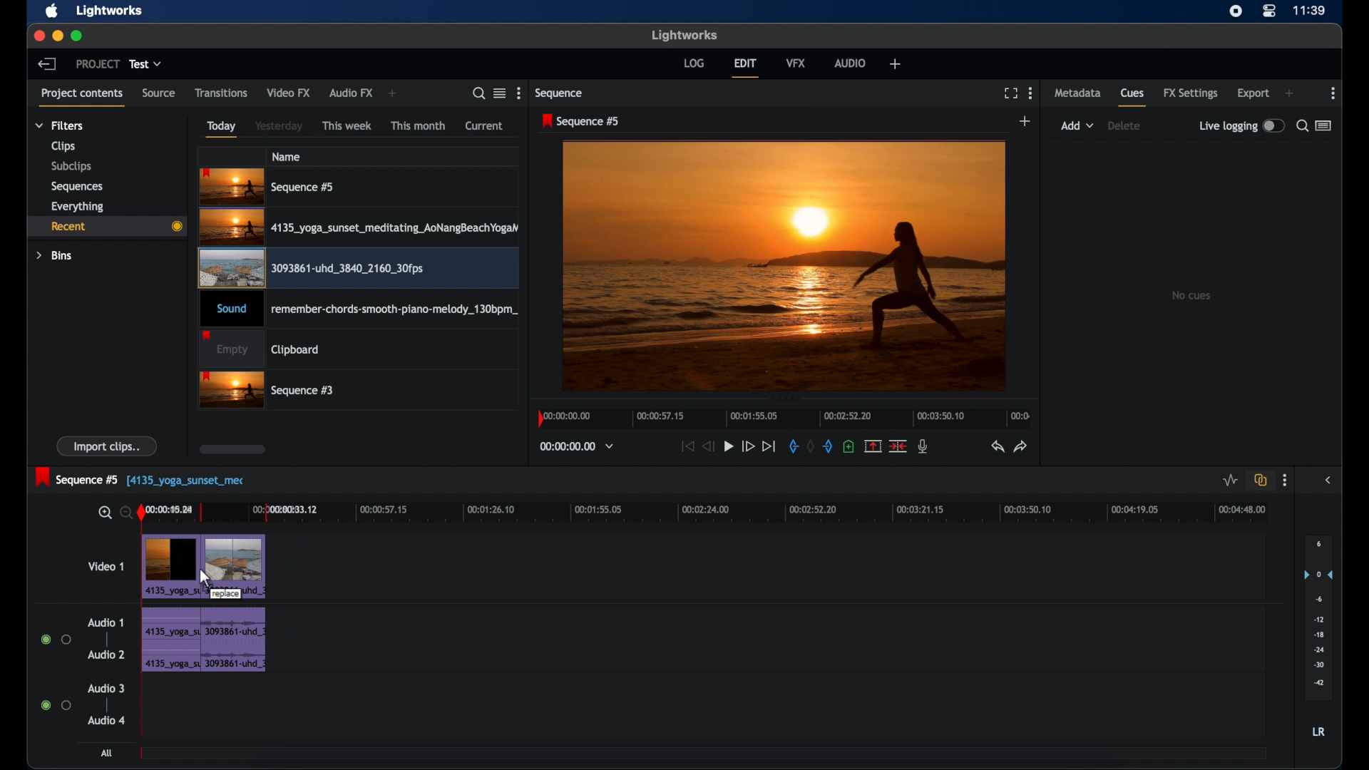 The image size is (1369, 770). I want to click on in mark, so click(791, 447).